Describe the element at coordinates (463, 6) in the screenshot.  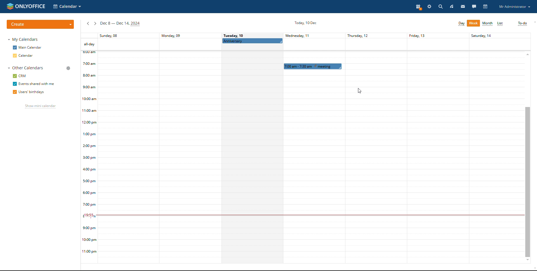
I see `mail` at that location.